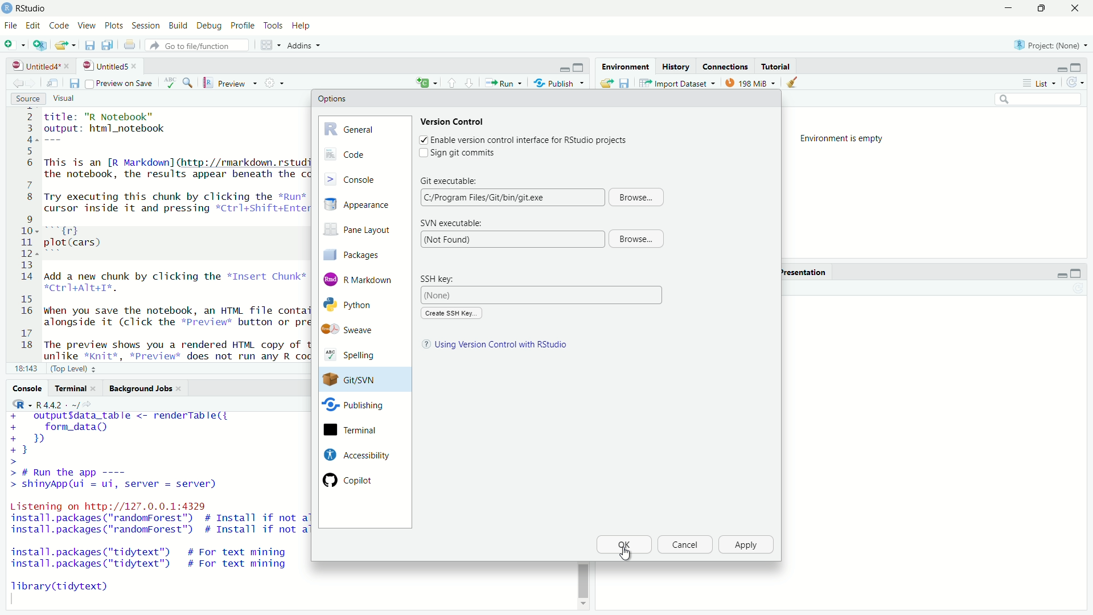 The height and width of the screenshot is (615, 1093). I want to click on workspace panes, so click(272, 45).